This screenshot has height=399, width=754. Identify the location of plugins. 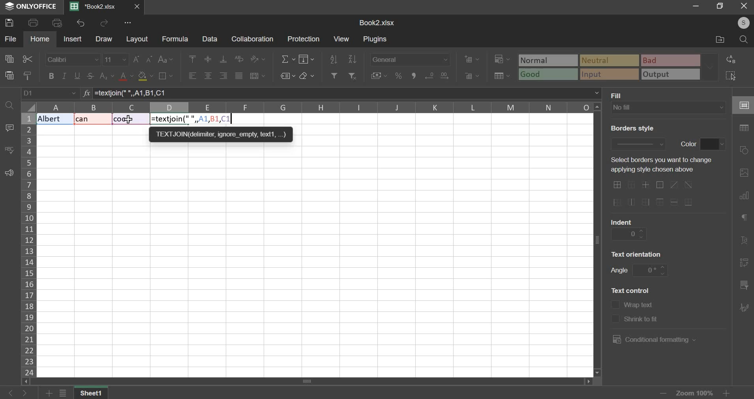
(376, 39).